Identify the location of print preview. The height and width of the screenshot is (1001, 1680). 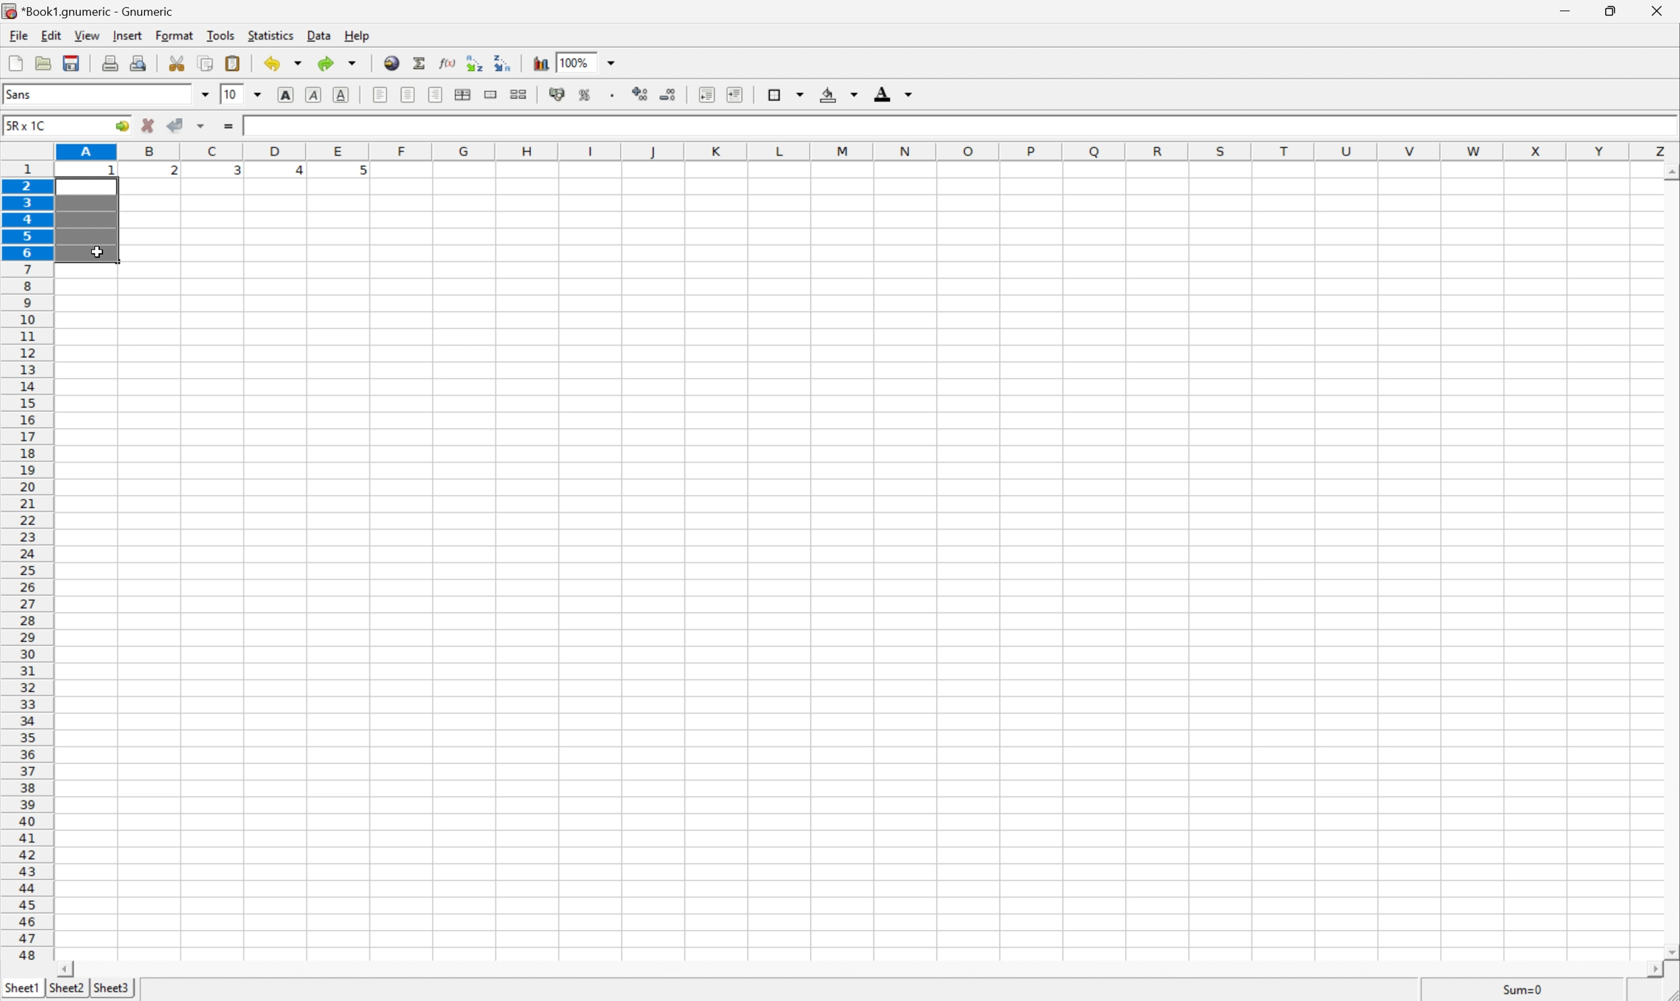
(140, 61).